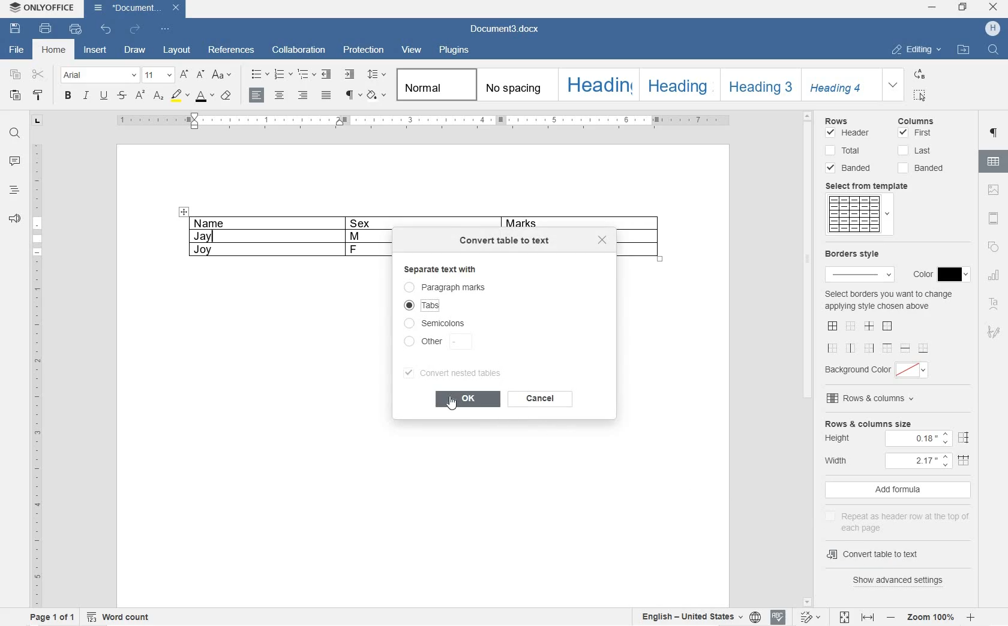 The image size is (1008, 626). Describe the element at coordinates (283, 236) in the screenshot. I see `TABLE` at that location.